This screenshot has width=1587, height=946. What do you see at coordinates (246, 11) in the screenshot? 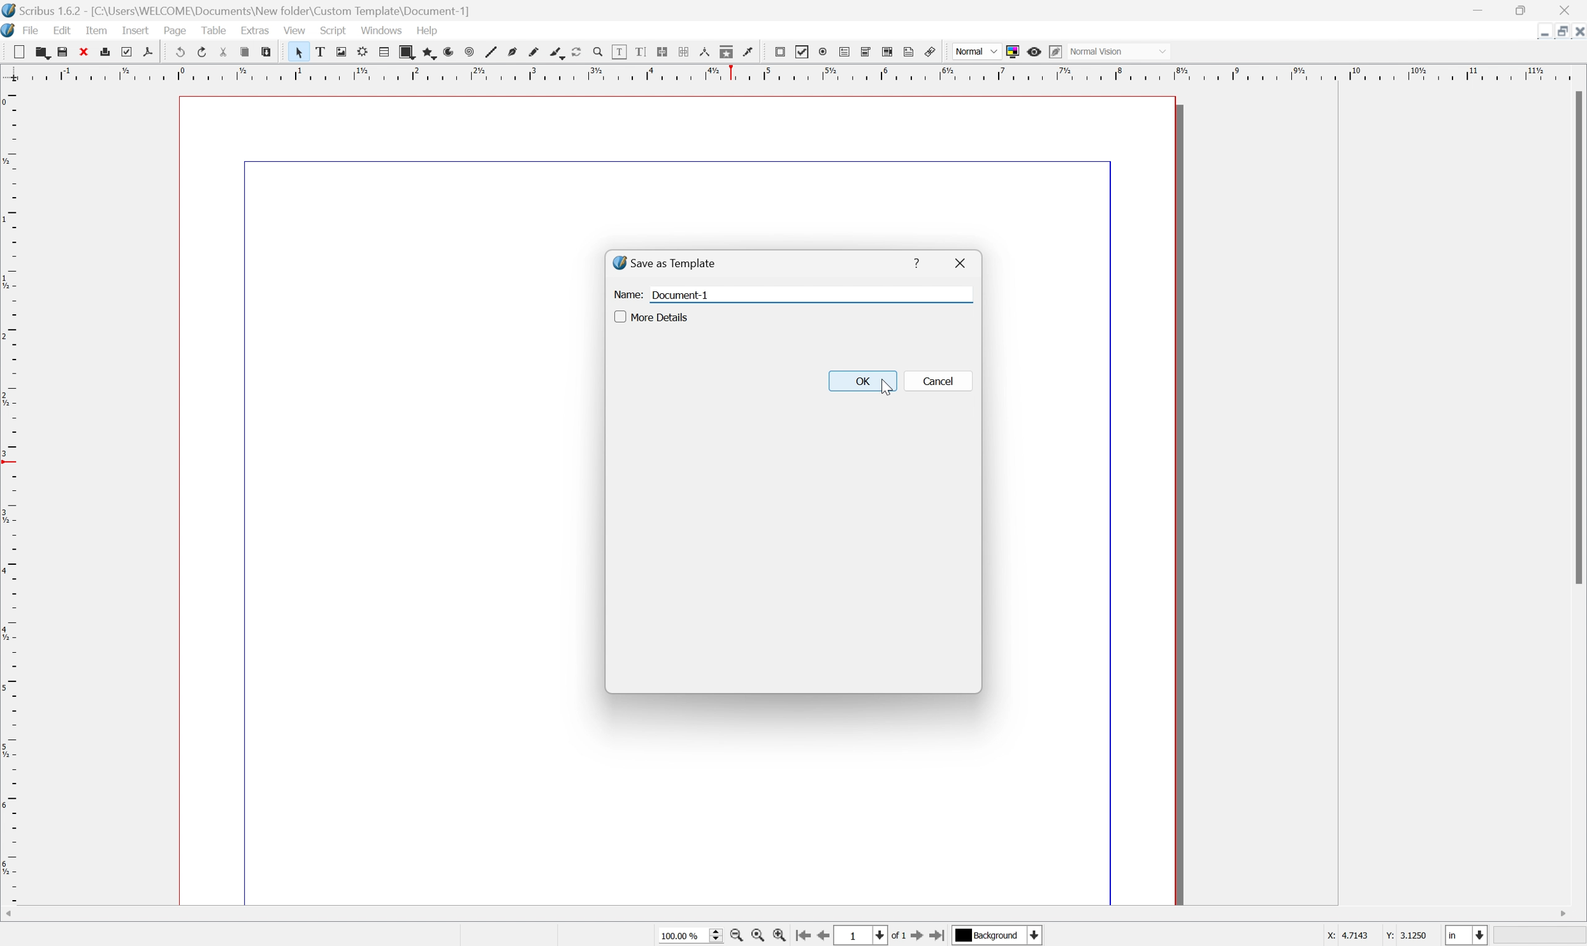
I see `Scribus 1.6.2 - [Document-1*]` at bounding box center [246, 11].